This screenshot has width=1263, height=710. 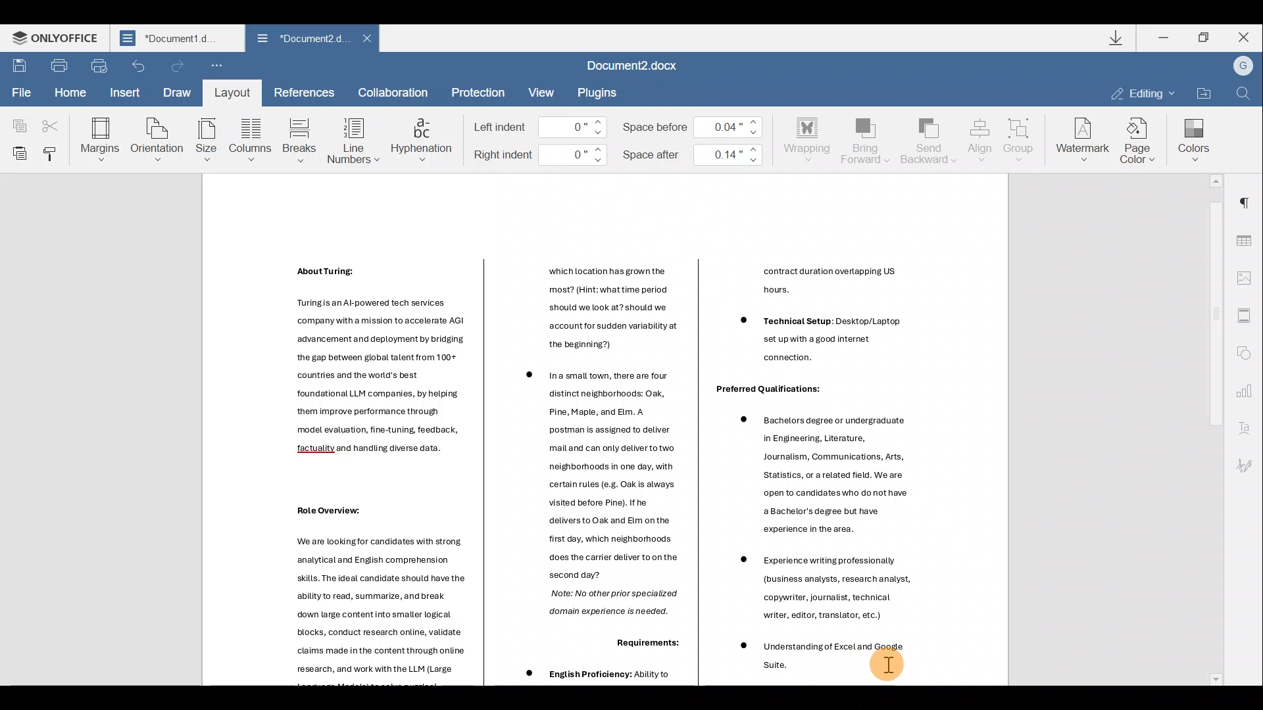 I want to click on Minimize, so click(x=1166, y=37).